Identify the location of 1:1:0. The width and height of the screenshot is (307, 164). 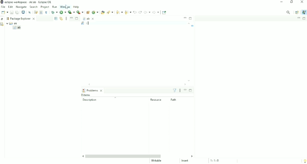
(216, 160).